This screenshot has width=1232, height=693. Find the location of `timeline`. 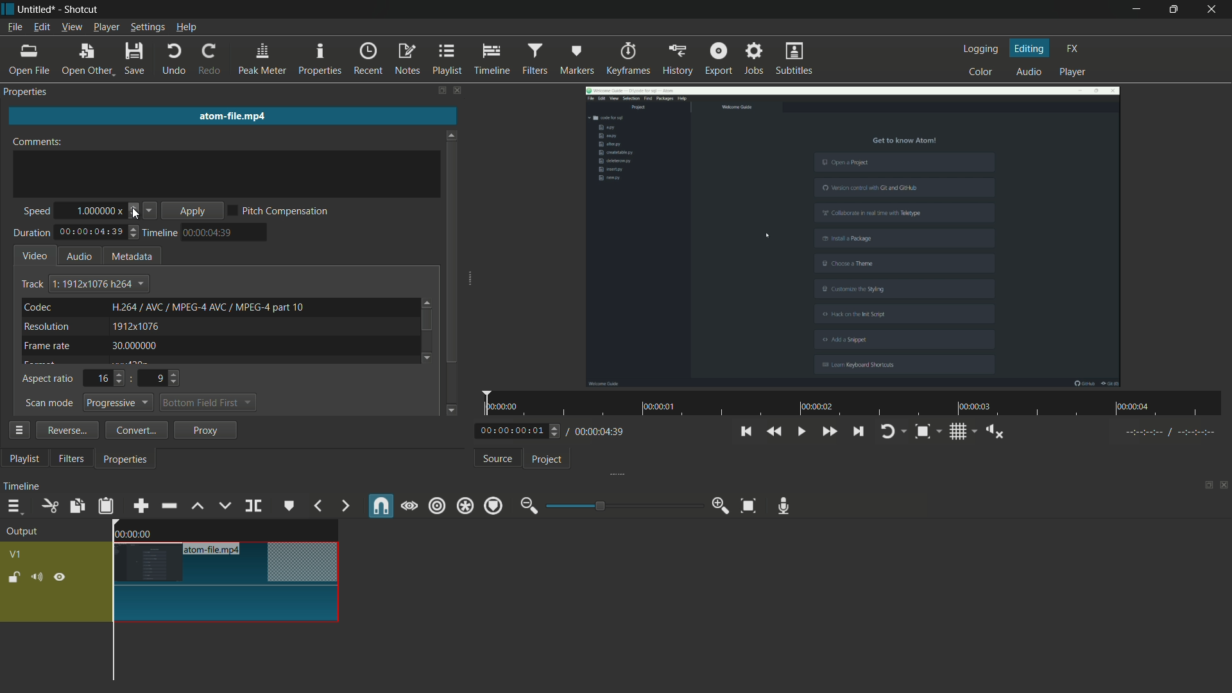

timeline is located at coordinates (492, 59).